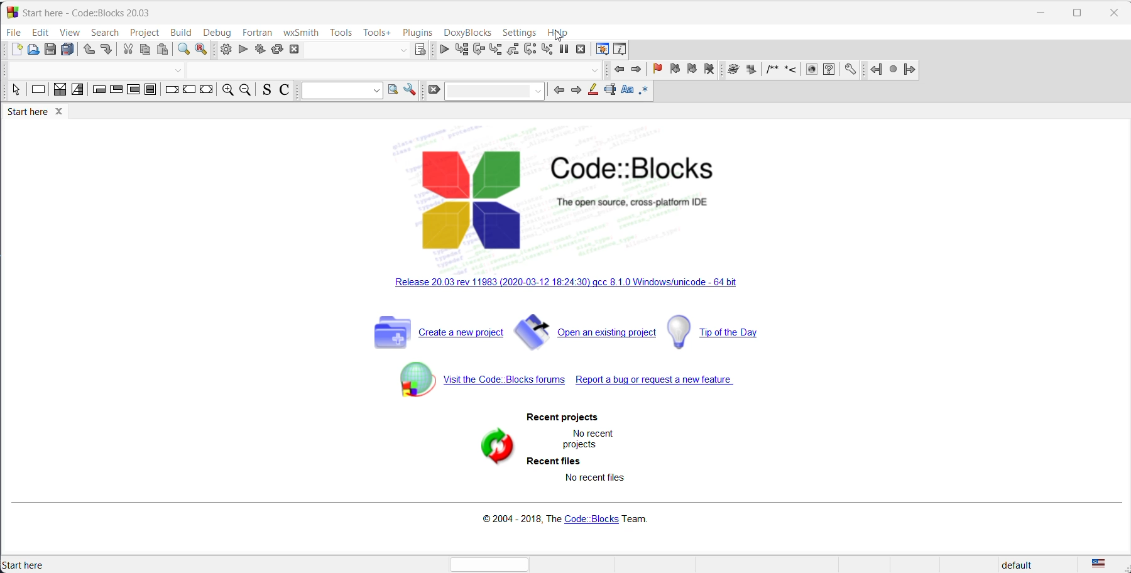  I want to click on step into instruction, so click(545, 50).